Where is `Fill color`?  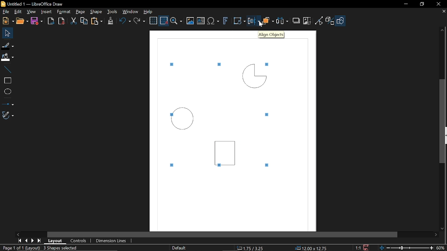
Fill color is located at coordinates (7, 57).